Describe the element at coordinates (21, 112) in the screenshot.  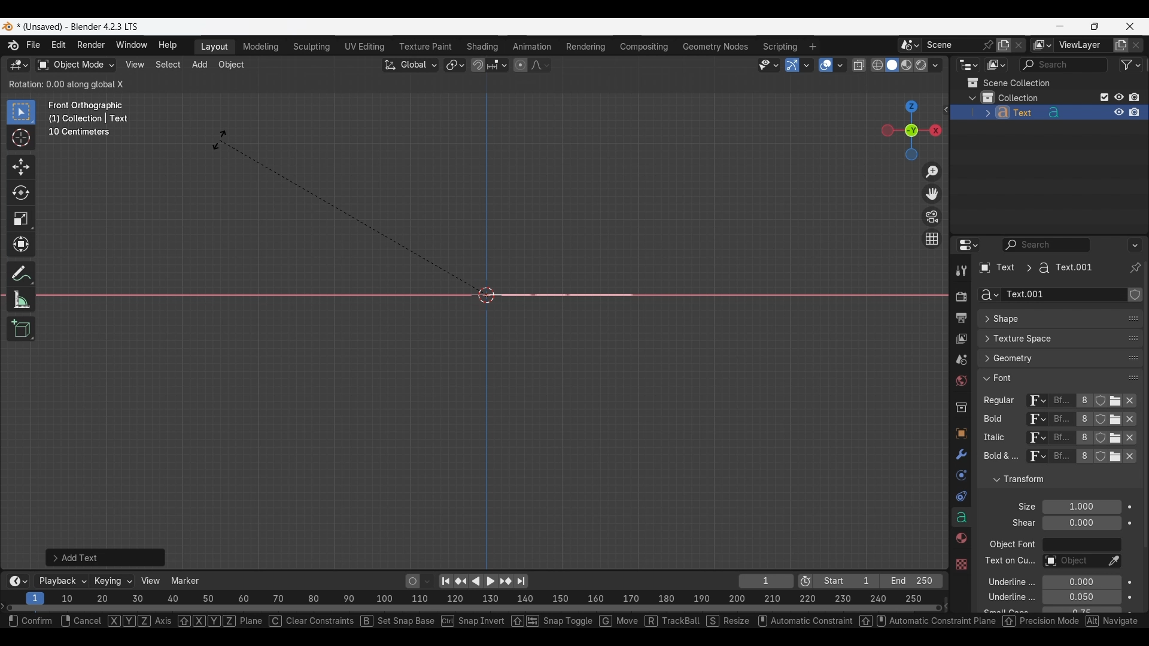
I see `Select box` at that location.